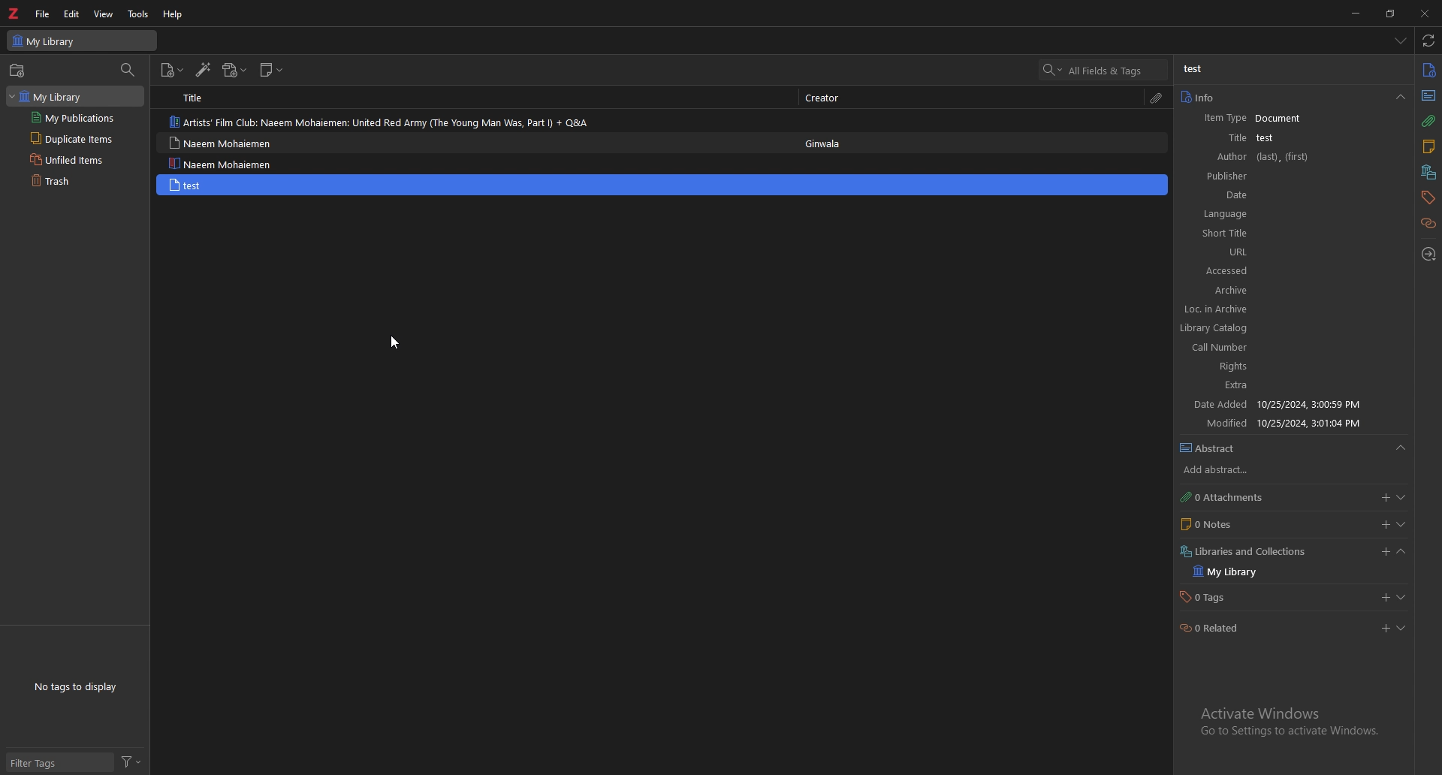 The height and width of the screenshot is (775, 1442). What do you see at coordinates (1428, 197) in the screenshot?
I see `tags` at bounding box center [1428, 197].